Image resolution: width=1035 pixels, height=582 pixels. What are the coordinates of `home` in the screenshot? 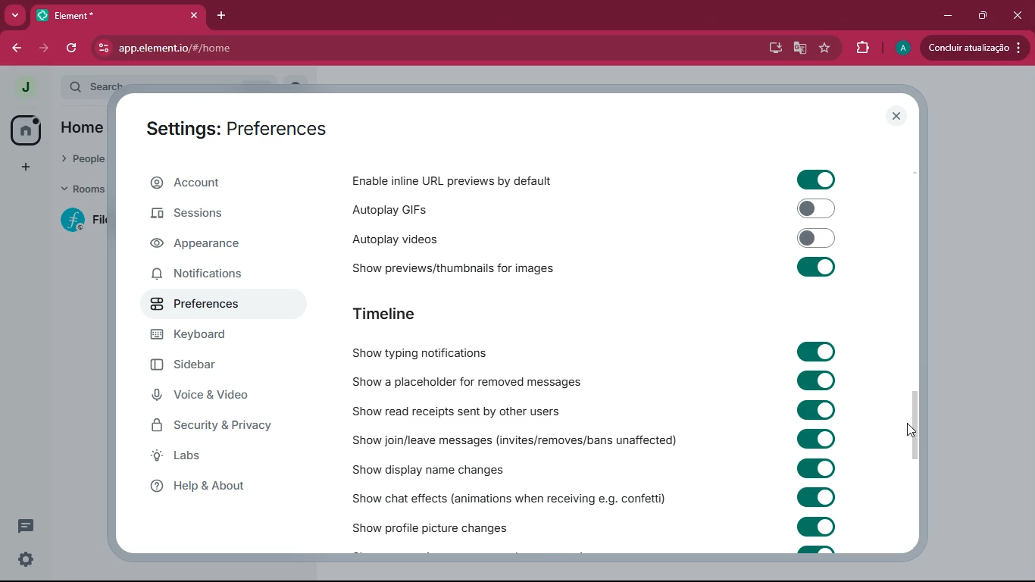 It's located at (27, 131).